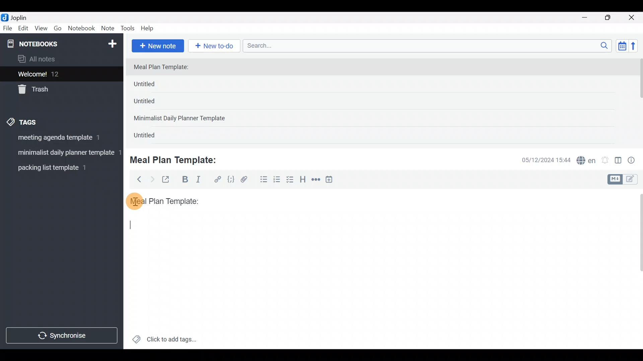  Describe the element at coordinates (23, 17) in the screenshot. I see `Joplin` at that location.